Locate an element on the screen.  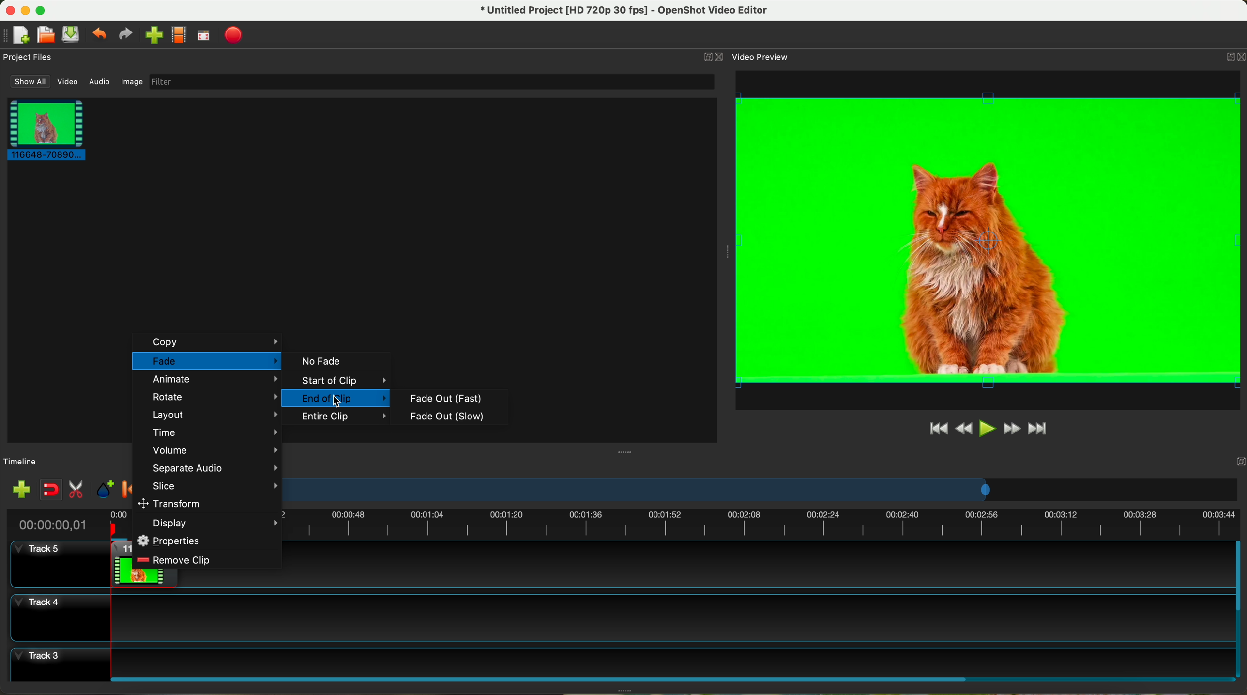
close is located at coordinates (712, 57).